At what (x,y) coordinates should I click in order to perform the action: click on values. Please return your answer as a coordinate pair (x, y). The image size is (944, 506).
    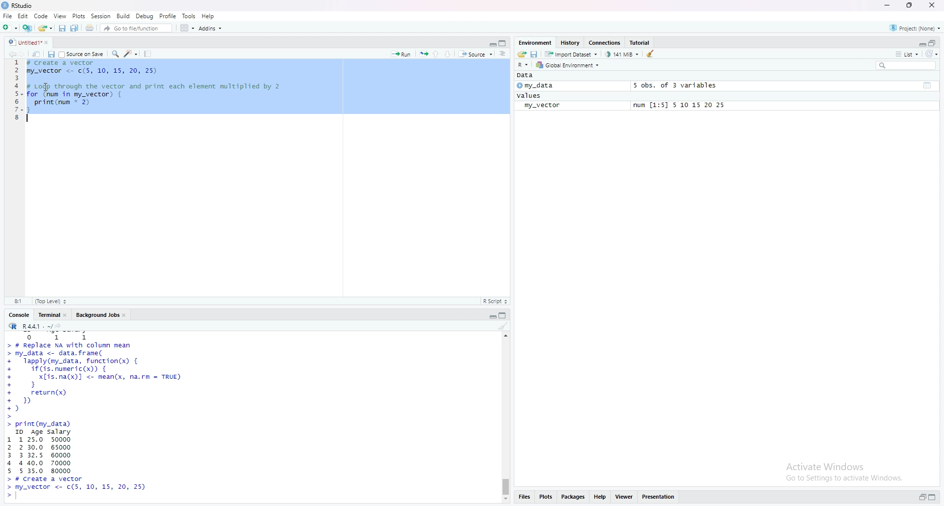
    Looking at the image, I should click on (531, 96).